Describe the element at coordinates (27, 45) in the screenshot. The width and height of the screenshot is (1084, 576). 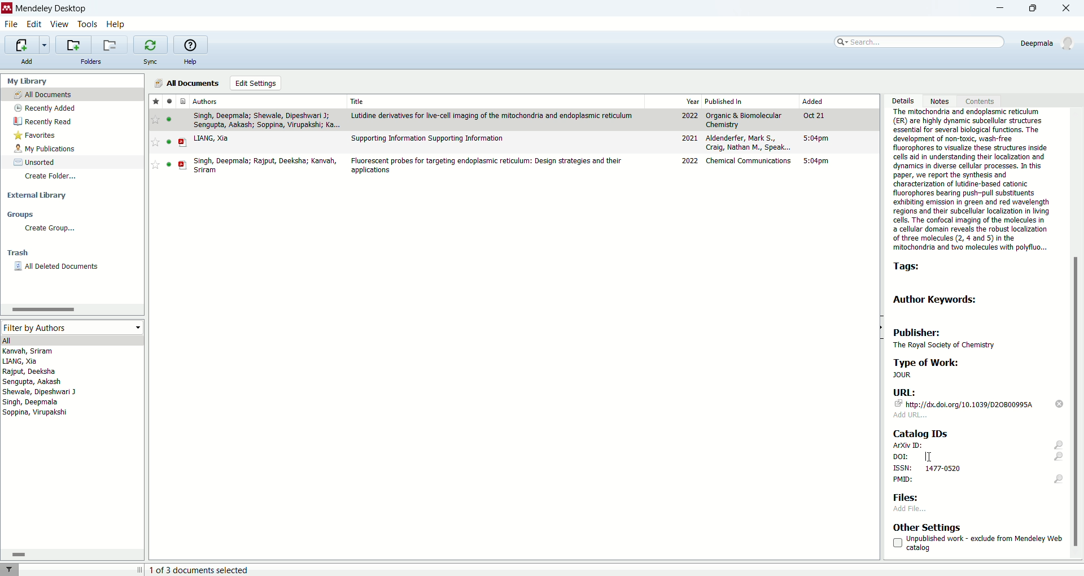
I see `imports` at that location.